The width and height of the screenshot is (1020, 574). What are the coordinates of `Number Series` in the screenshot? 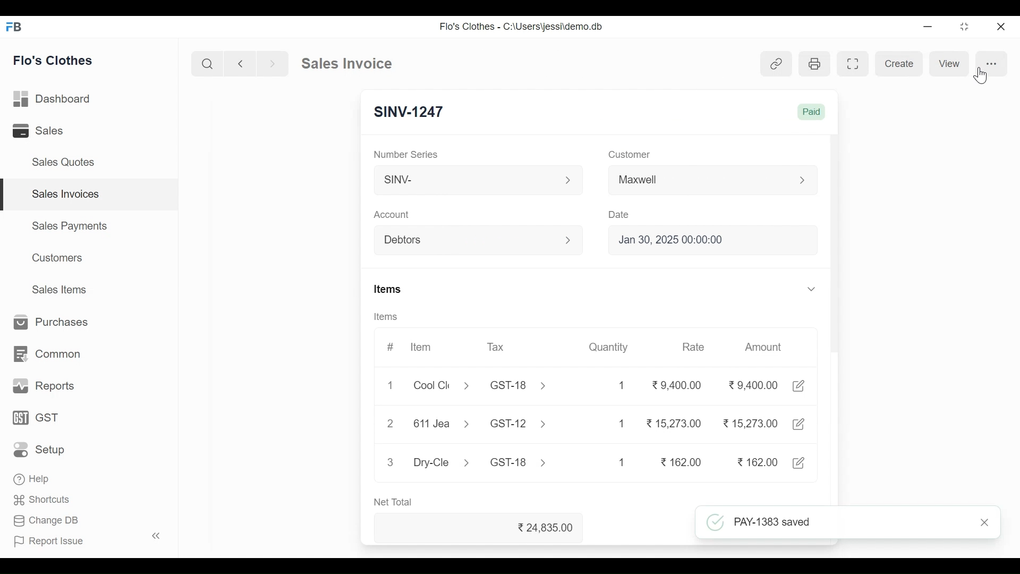 It's located at (410, 154).